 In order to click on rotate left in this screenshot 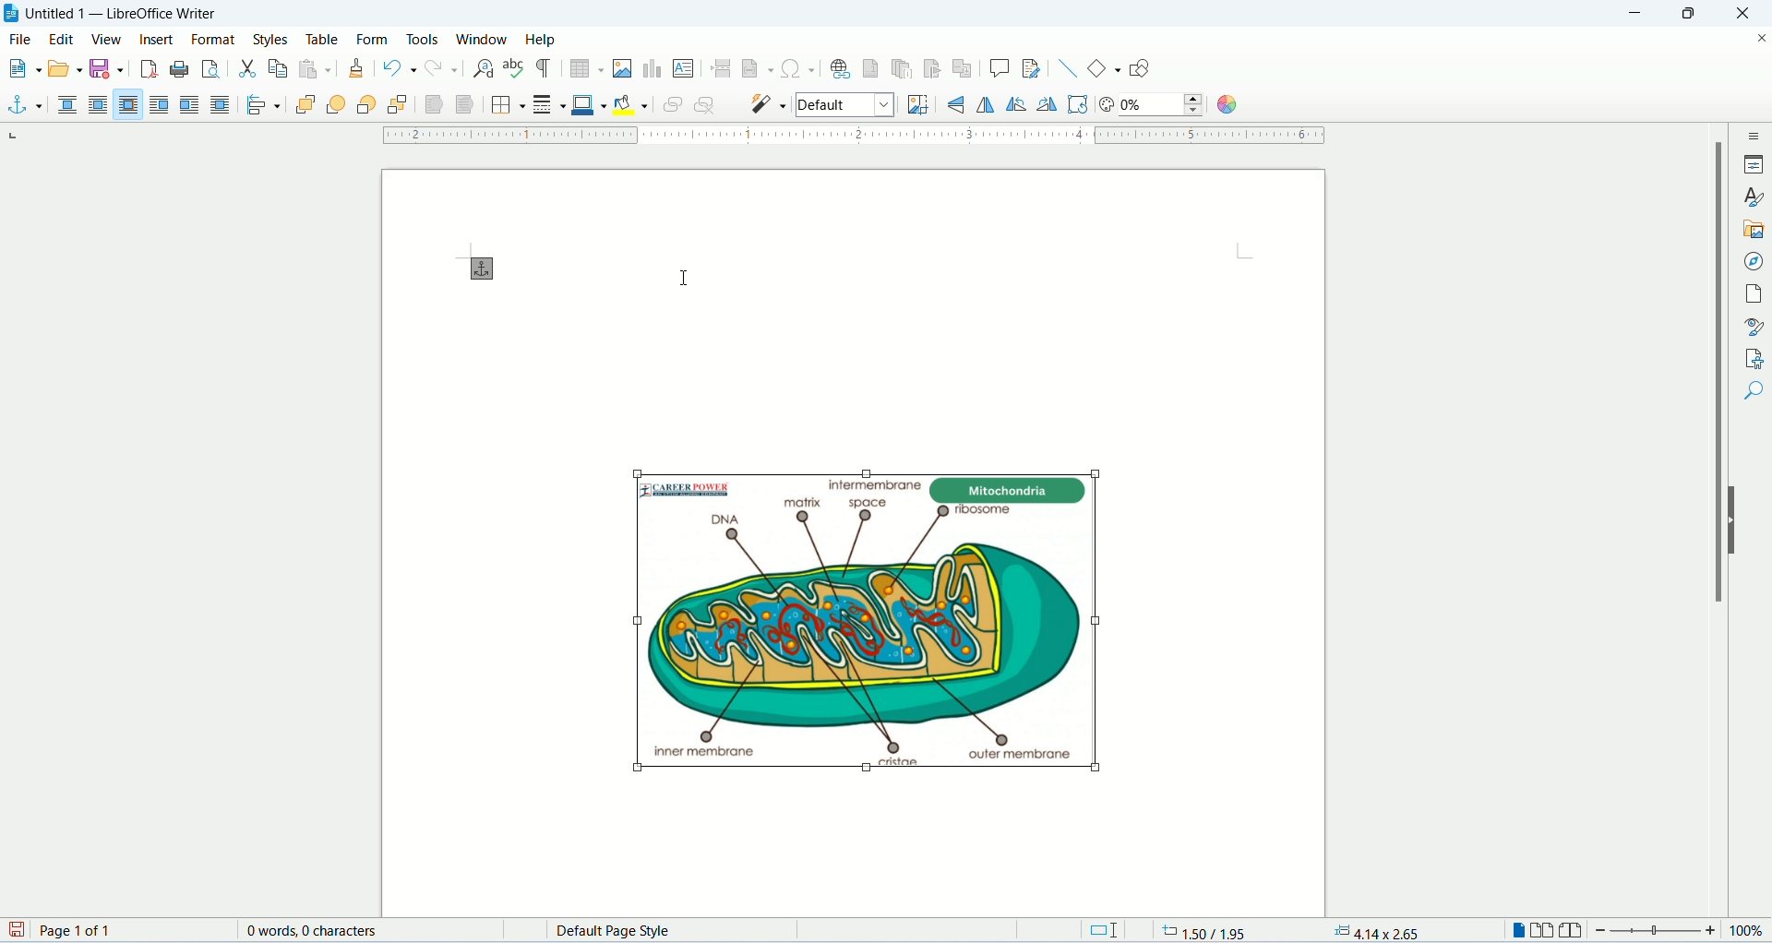, I will do `click(1019, 105)`.